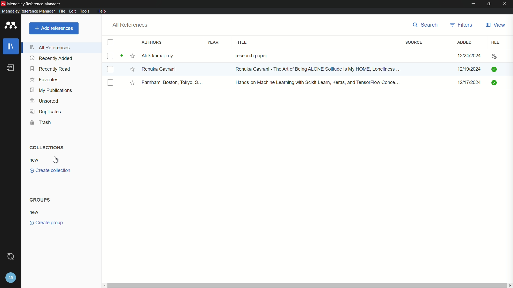 The width and height of the screenshot is (513, 288). What do you see at coordinates (53, 90) in the screenshot?
I see `my publications` at bounding box center [53, 90].